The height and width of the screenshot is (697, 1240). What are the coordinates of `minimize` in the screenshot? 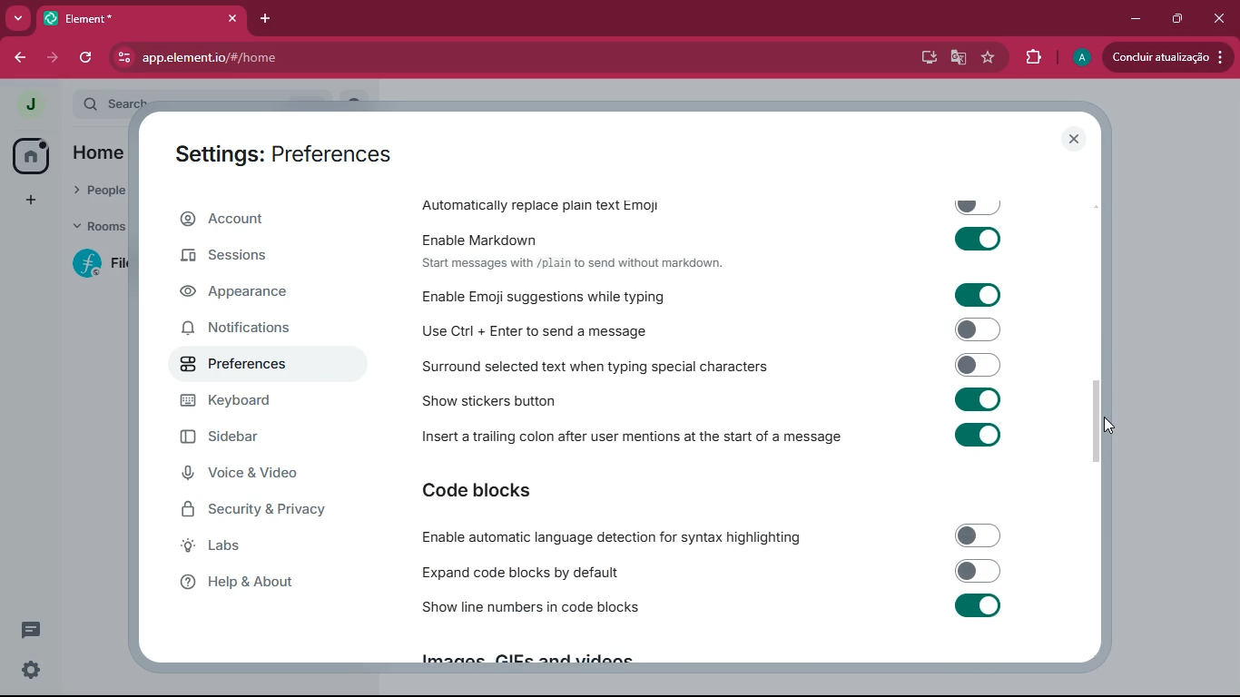 It's located at (1135, 19).